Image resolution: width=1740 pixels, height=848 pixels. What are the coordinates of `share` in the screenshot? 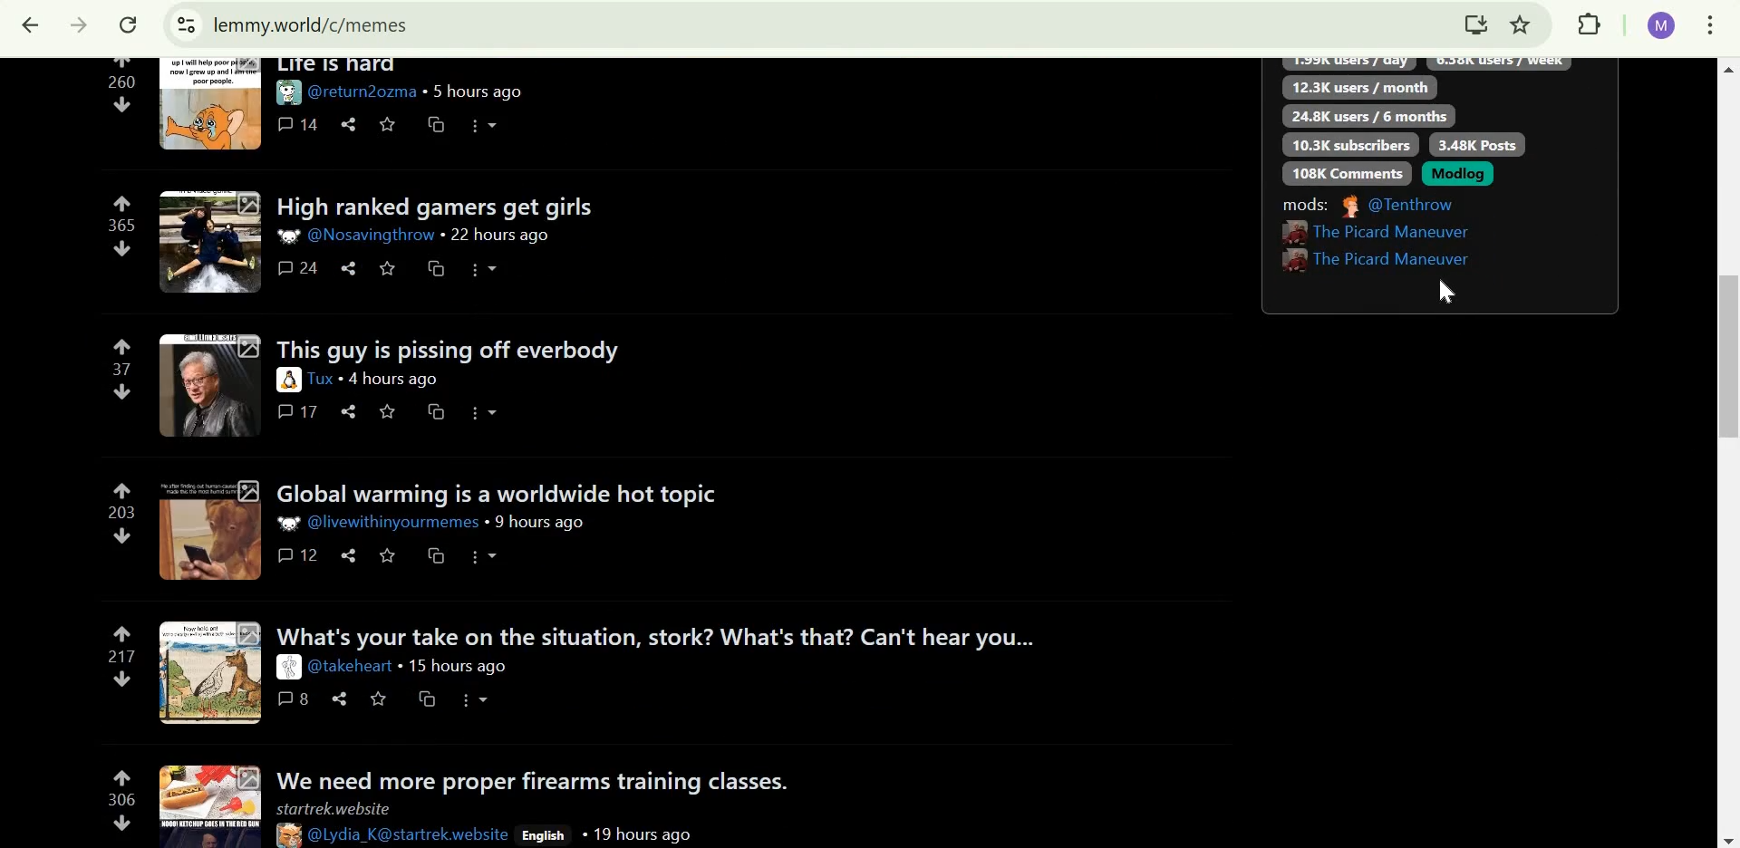 It's located at (350, 554).